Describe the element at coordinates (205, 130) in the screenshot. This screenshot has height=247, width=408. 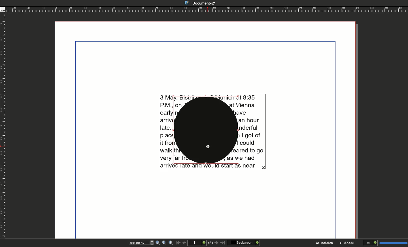
I see `Shape selected` at that location.